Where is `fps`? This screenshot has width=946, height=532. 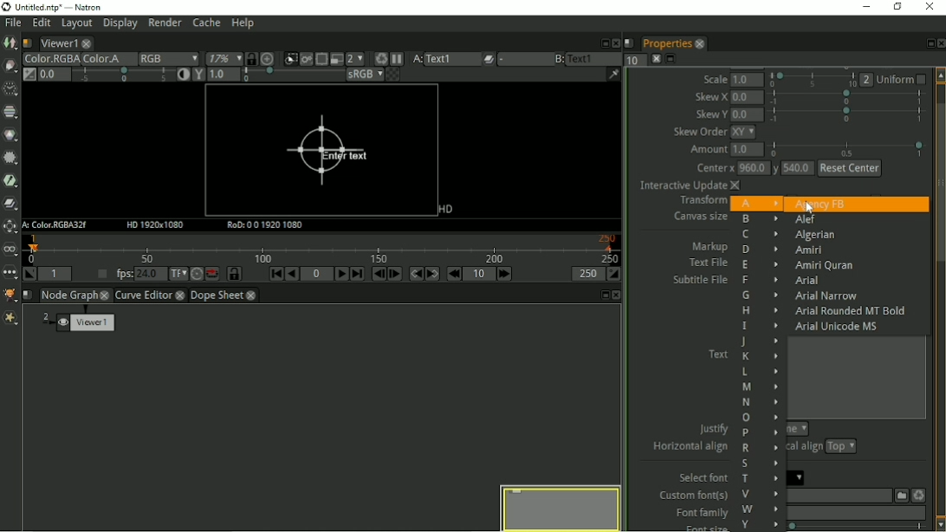 fps is located at coordinates (137, 273).